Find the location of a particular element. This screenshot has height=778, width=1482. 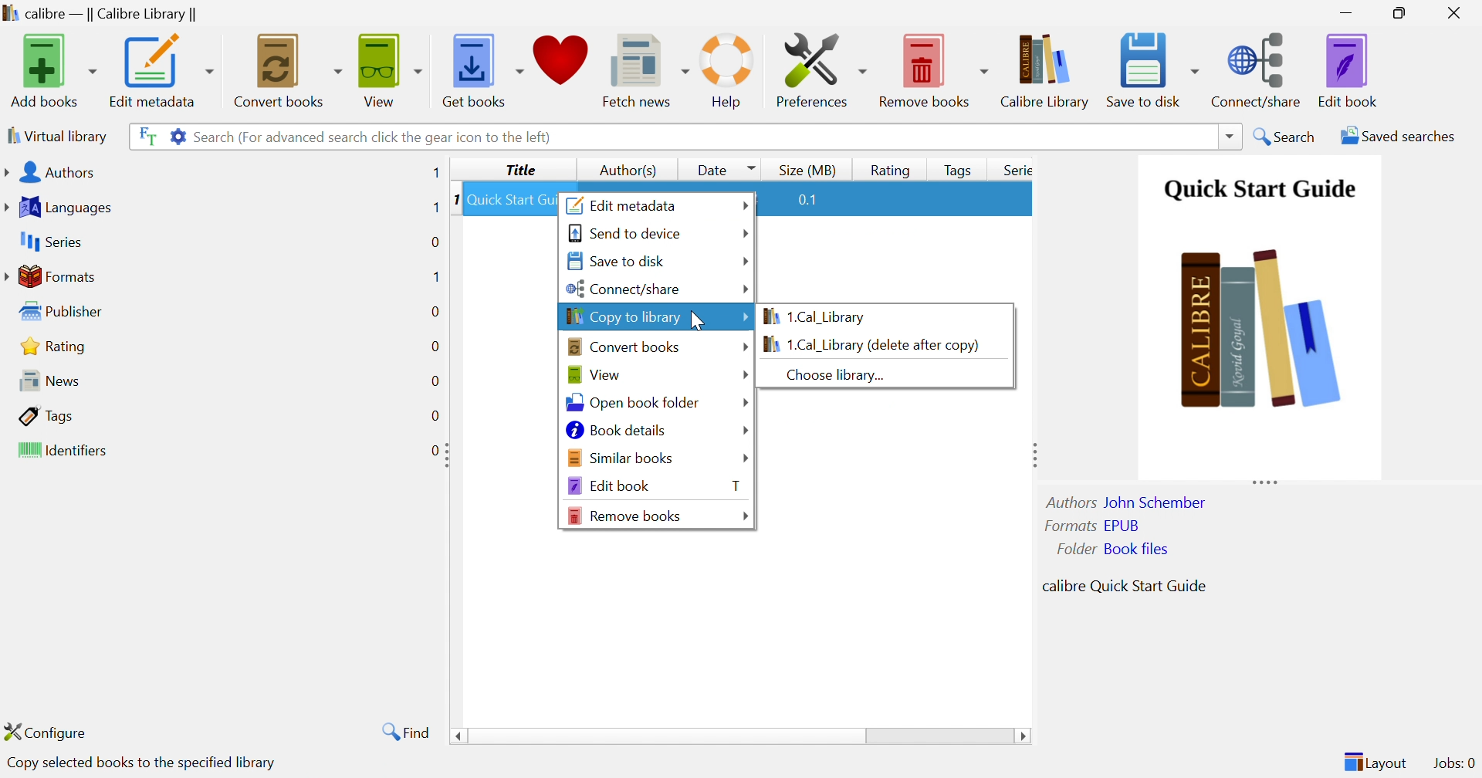

1 is located at coordinates (435, 208).